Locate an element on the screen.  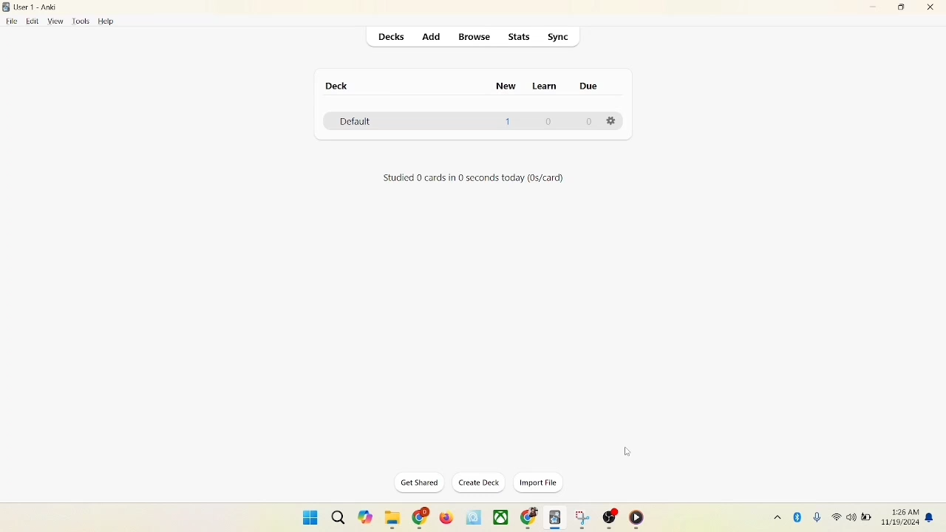
add is located at coordinates (430, 36).